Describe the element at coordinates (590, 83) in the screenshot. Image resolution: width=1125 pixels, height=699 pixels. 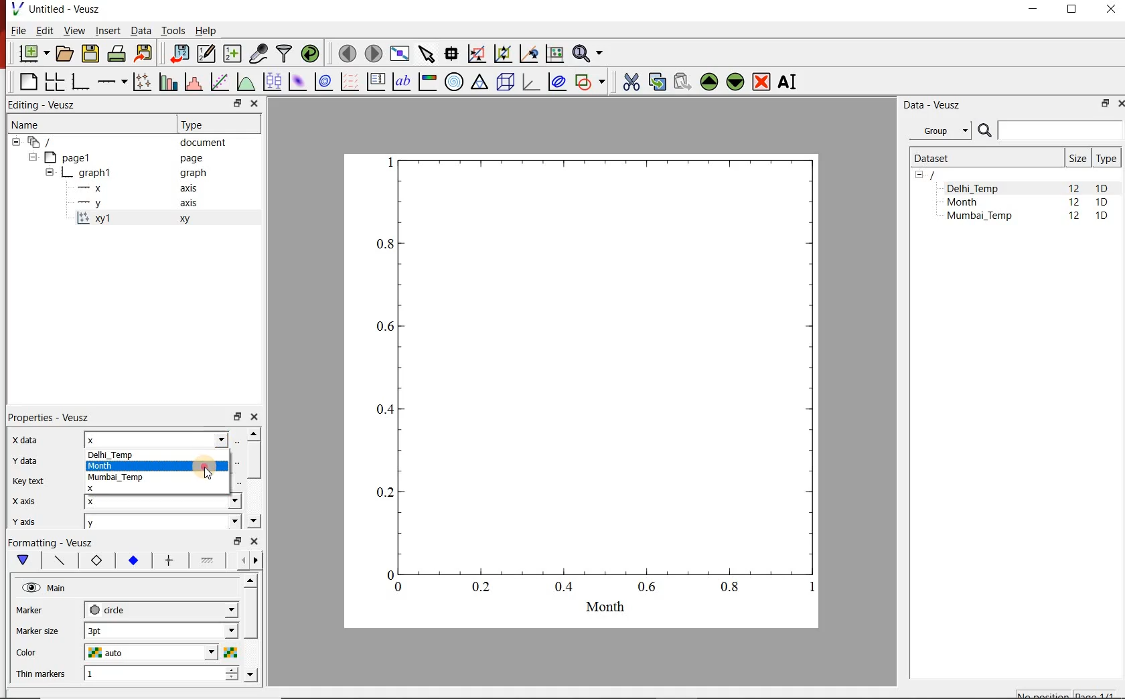
I see `add a shape to the plot` at that location.